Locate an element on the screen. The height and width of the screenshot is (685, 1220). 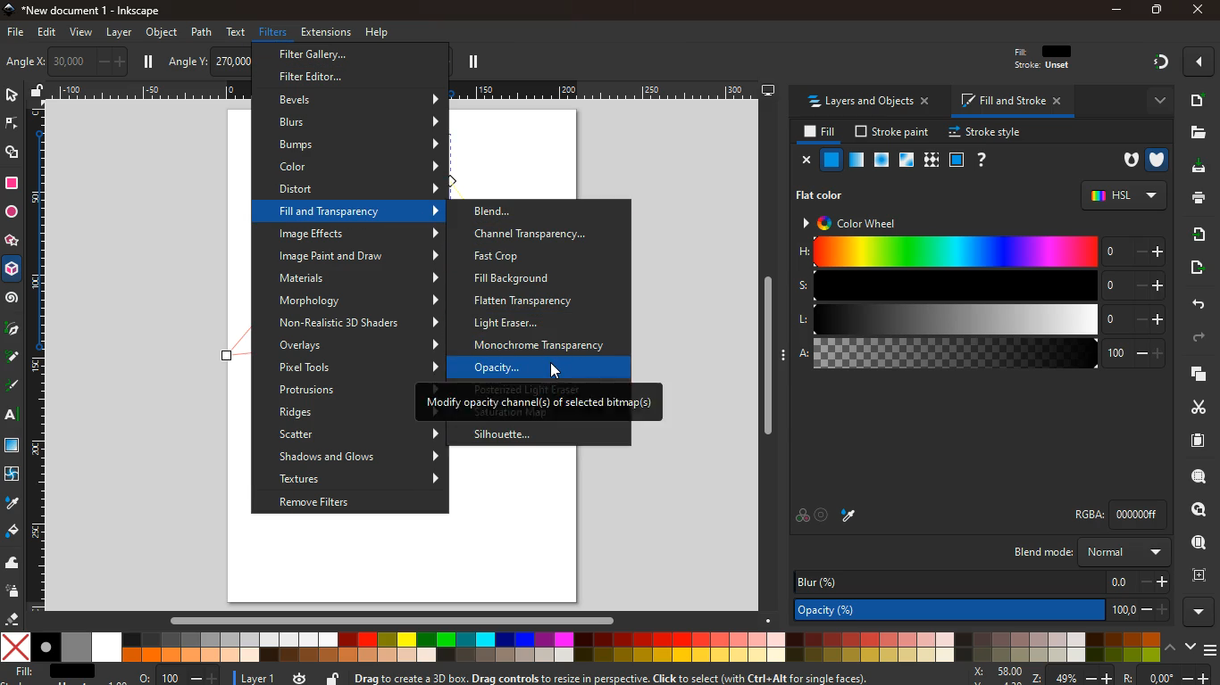
layer is located at coordinates (119, 32).